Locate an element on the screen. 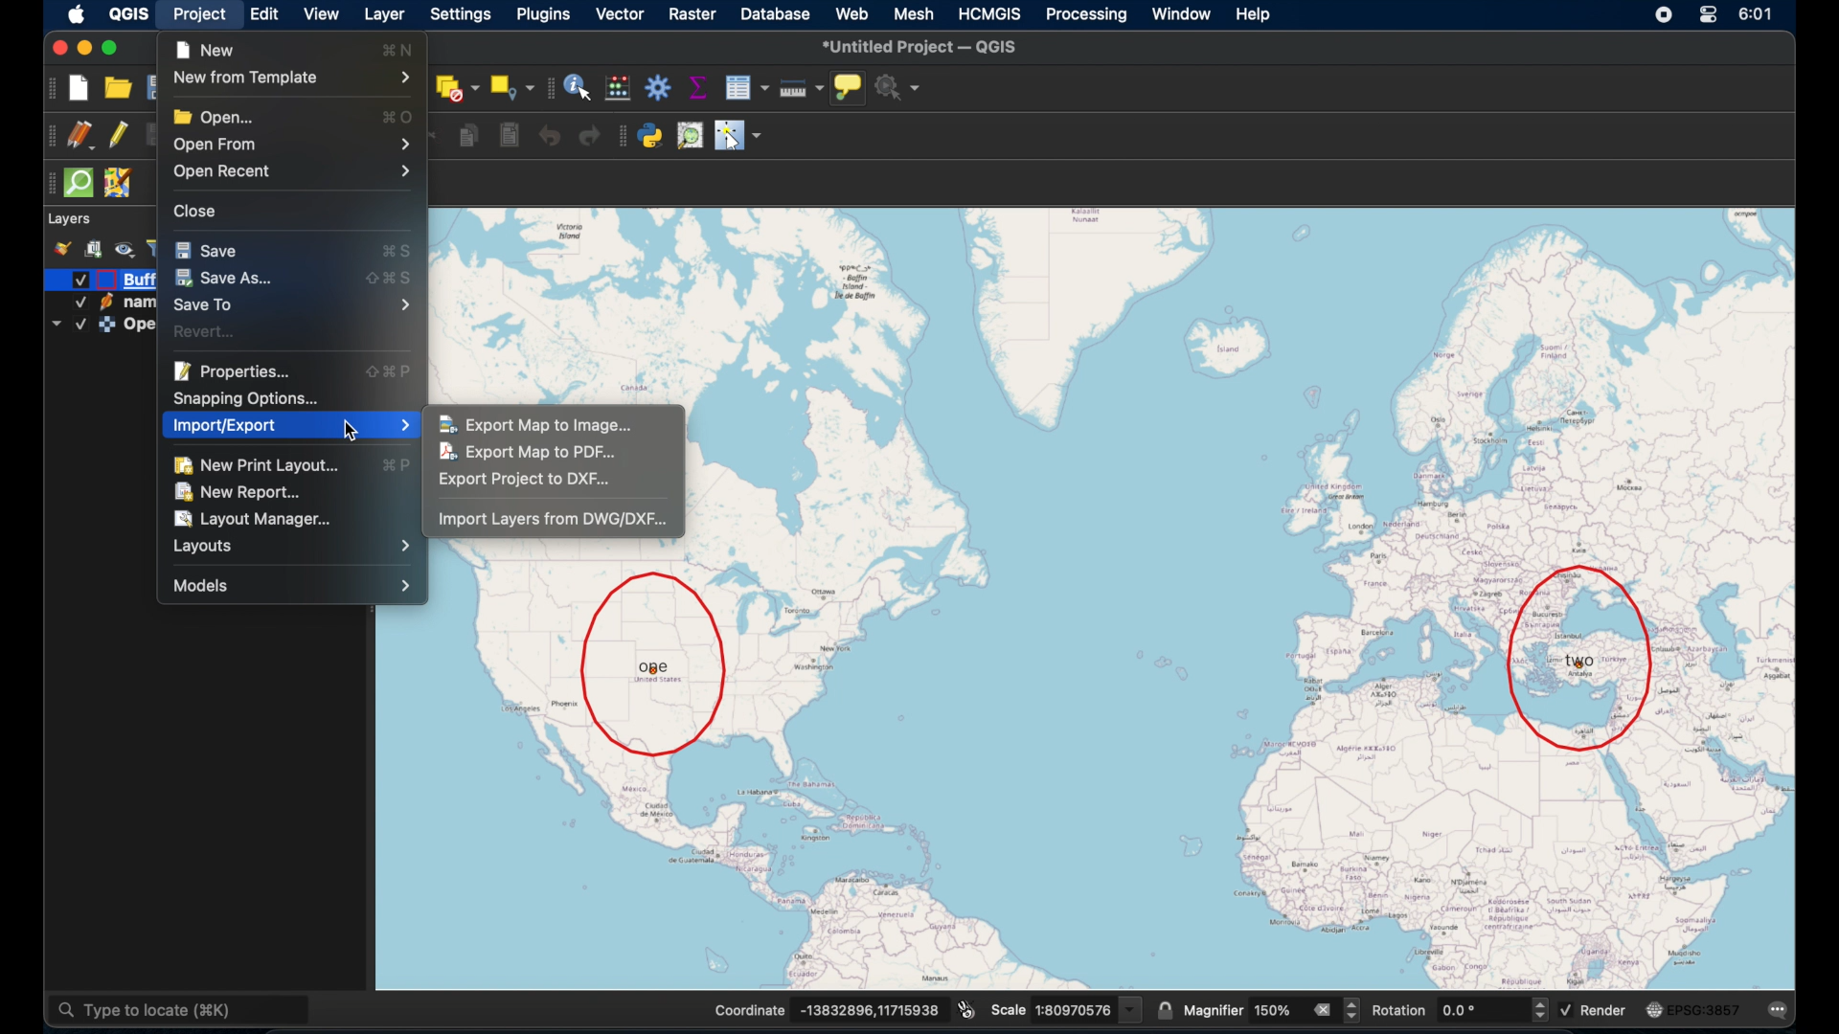 The height and width of the screenshot is (1034, 1839). open project is located at coordinates (123, 85).